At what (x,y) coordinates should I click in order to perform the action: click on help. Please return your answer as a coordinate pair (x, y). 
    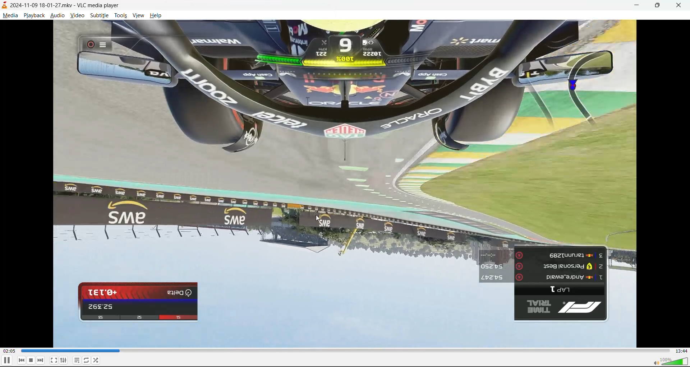
    Looking at the image, I should click on (155, 17).